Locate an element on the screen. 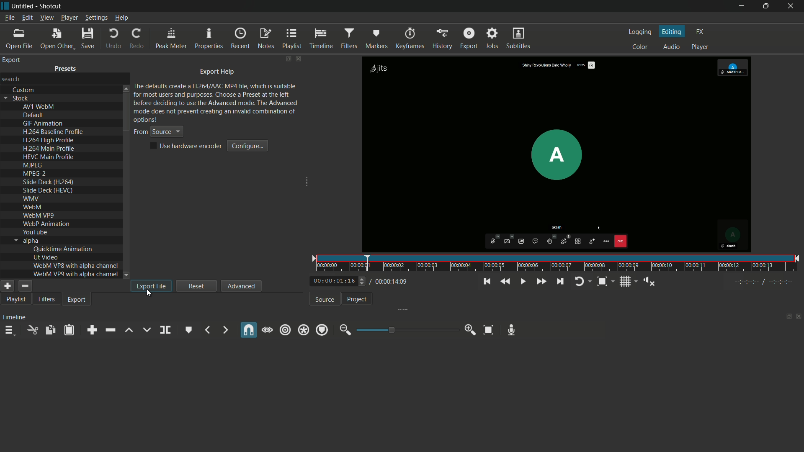 The width and height of the screenshot is (804, 452). ripple all tracks is located at coordinates (304, 330).